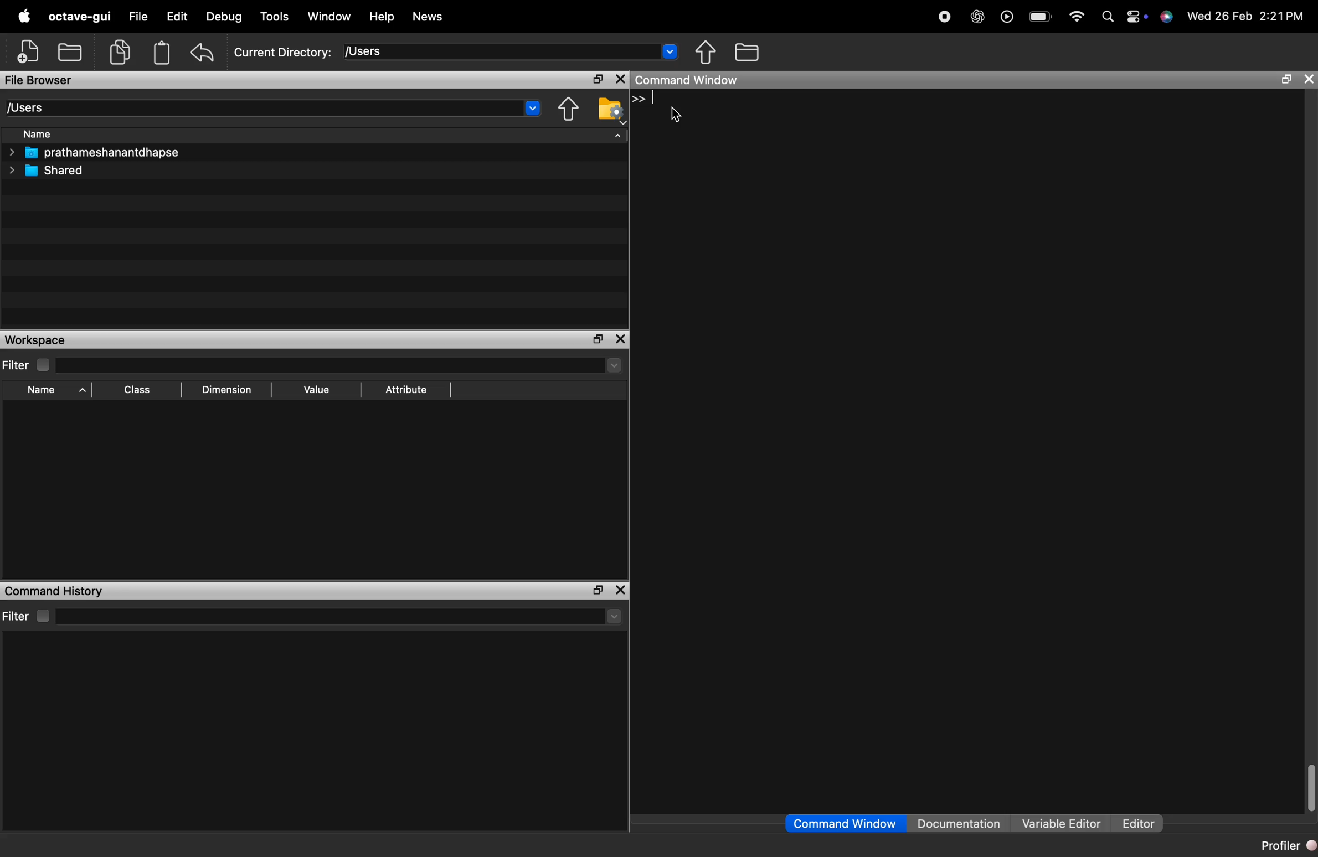  Describe the element at coordinates (961, 823) in the screenshot. I see `Documentation` at that location.